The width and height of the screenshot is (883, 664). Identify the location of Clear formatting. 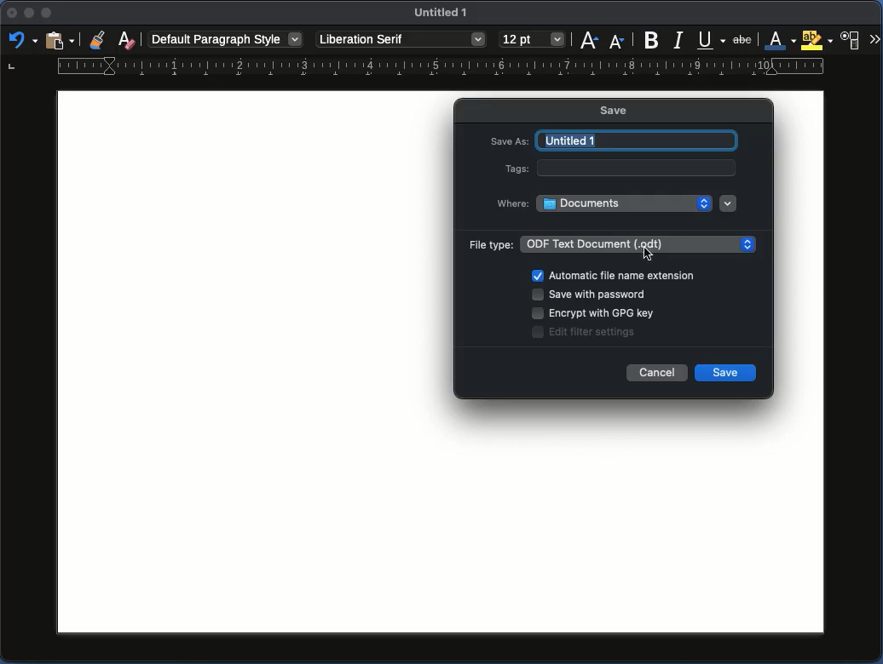
(126, 38).